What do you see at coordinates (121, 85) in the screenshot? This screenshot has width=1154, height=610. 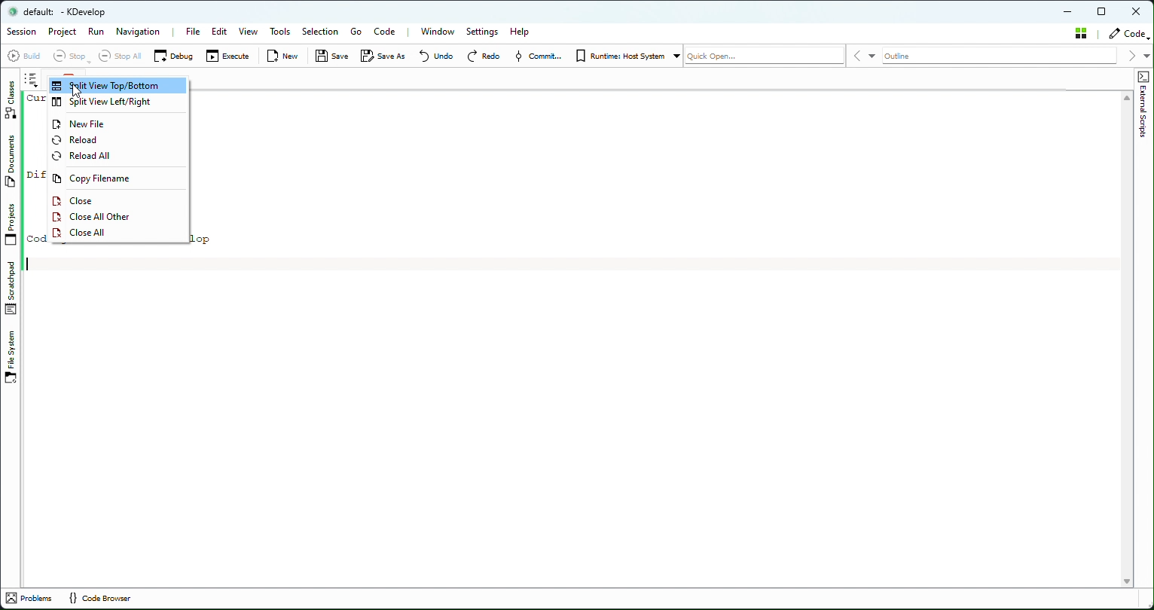 I see `Split view Top/bottom` at bounding box center [121, 85].